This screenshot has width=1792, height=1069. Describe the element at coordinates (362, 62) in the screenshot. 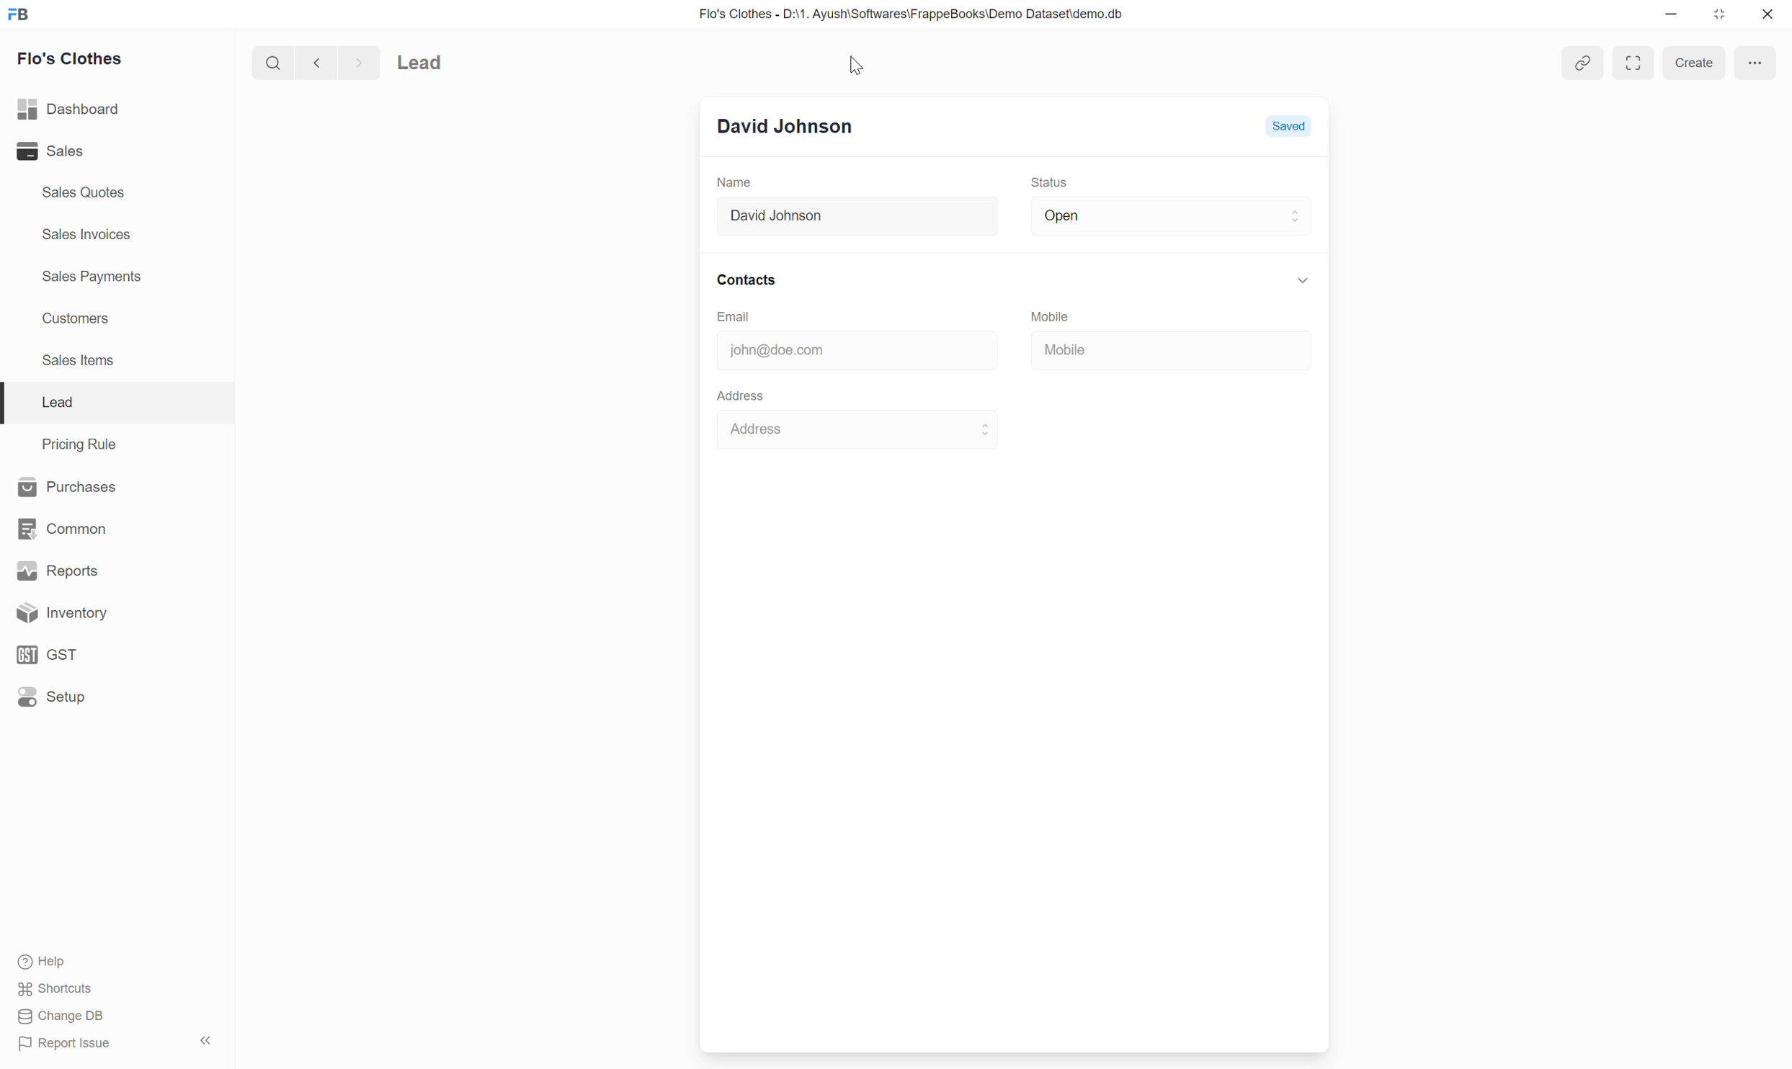

I see `FORWARD` at that location.